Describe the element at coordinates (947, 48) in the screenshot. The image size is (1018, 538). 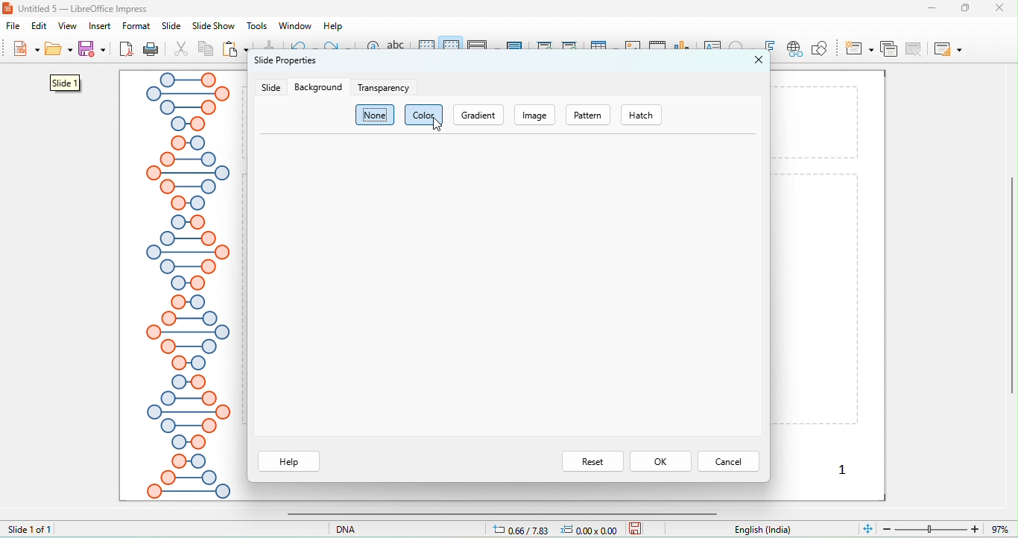
I see `slide layout` at that location.